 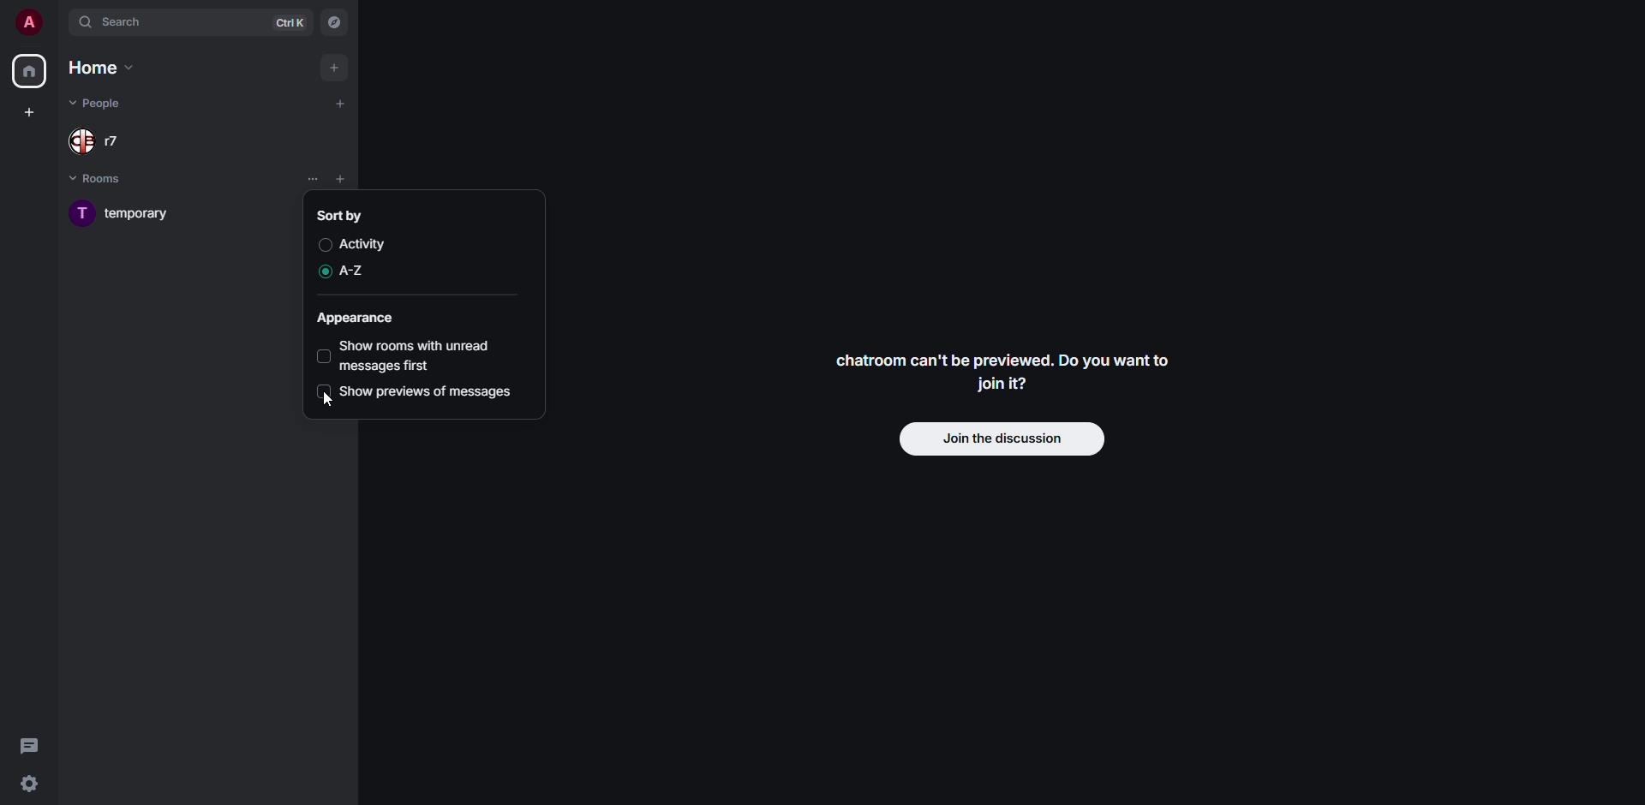 I want to click on navigator, so click(x=334, y=22).